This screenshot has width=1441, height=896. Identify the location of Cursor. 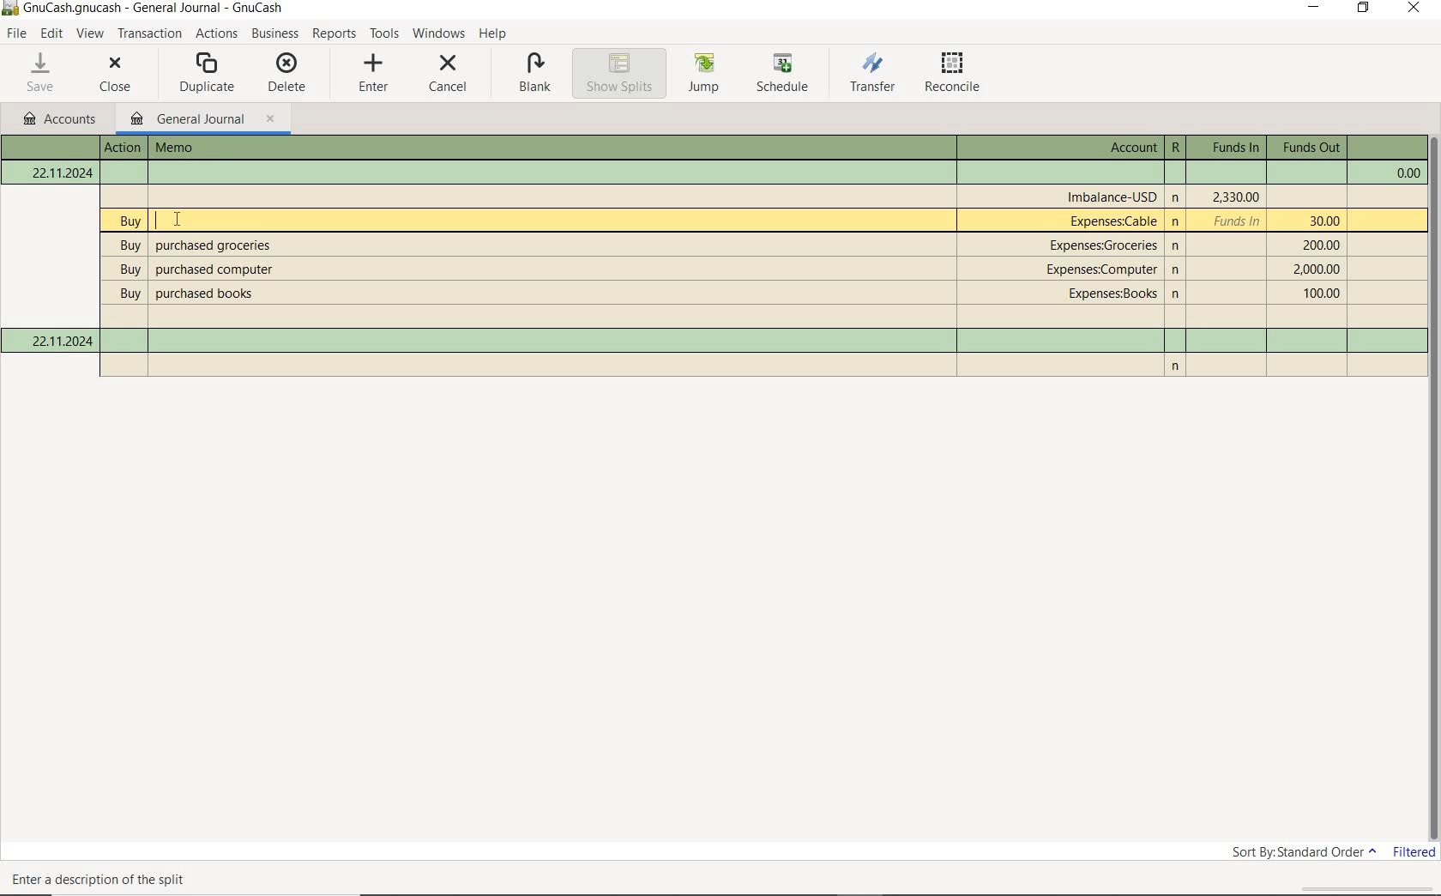
(178, 219).